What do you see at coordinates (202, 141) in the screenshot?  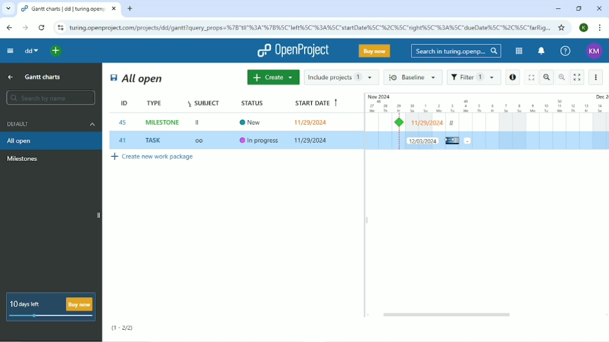 I see `OO` at bounding box center [202, 141].